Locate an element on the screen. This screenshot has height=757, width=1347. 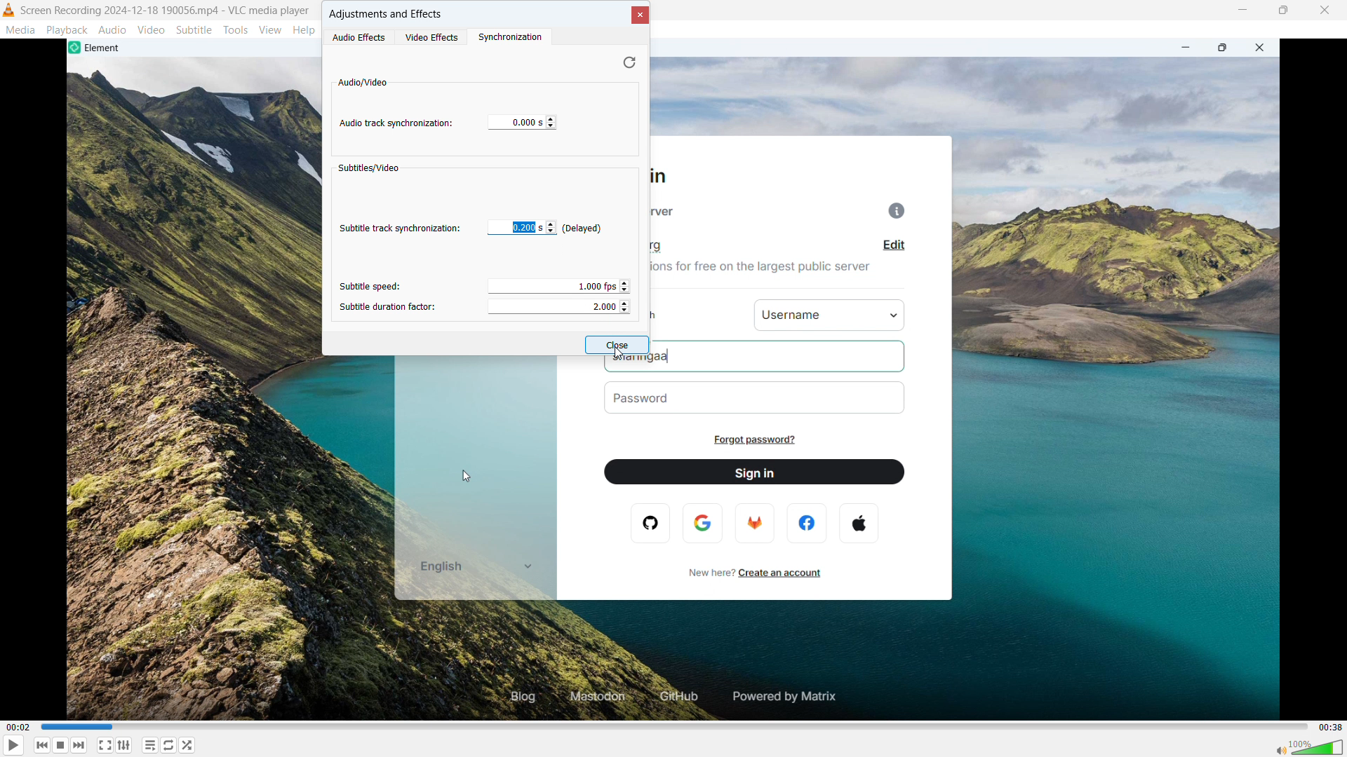
new here? is located at coordinates (709, 571).